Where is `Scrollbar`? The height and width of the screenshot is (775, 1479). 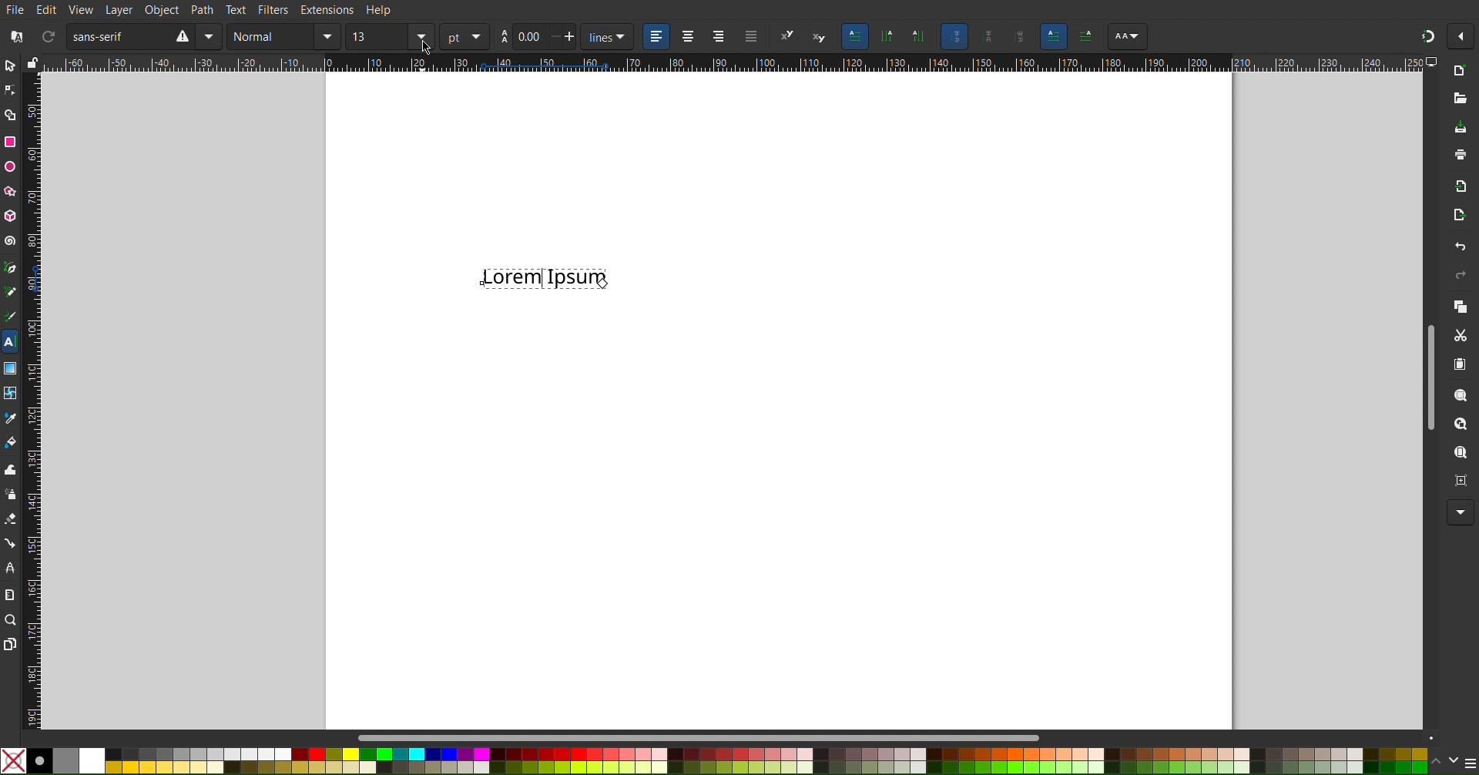 Scrollbar is located at coordinates (1430, 377).